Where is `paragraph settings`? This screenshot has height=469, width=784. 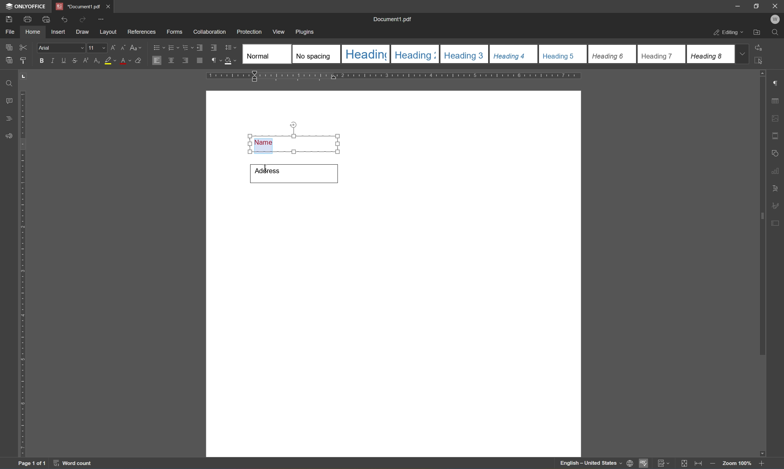 paragraph settings is located at coordinates (777, 82).